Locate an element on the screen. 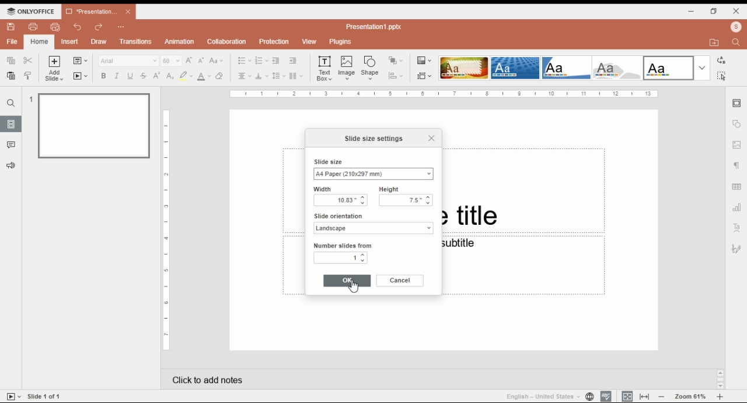  image settings is located at coordinates (737, 146).